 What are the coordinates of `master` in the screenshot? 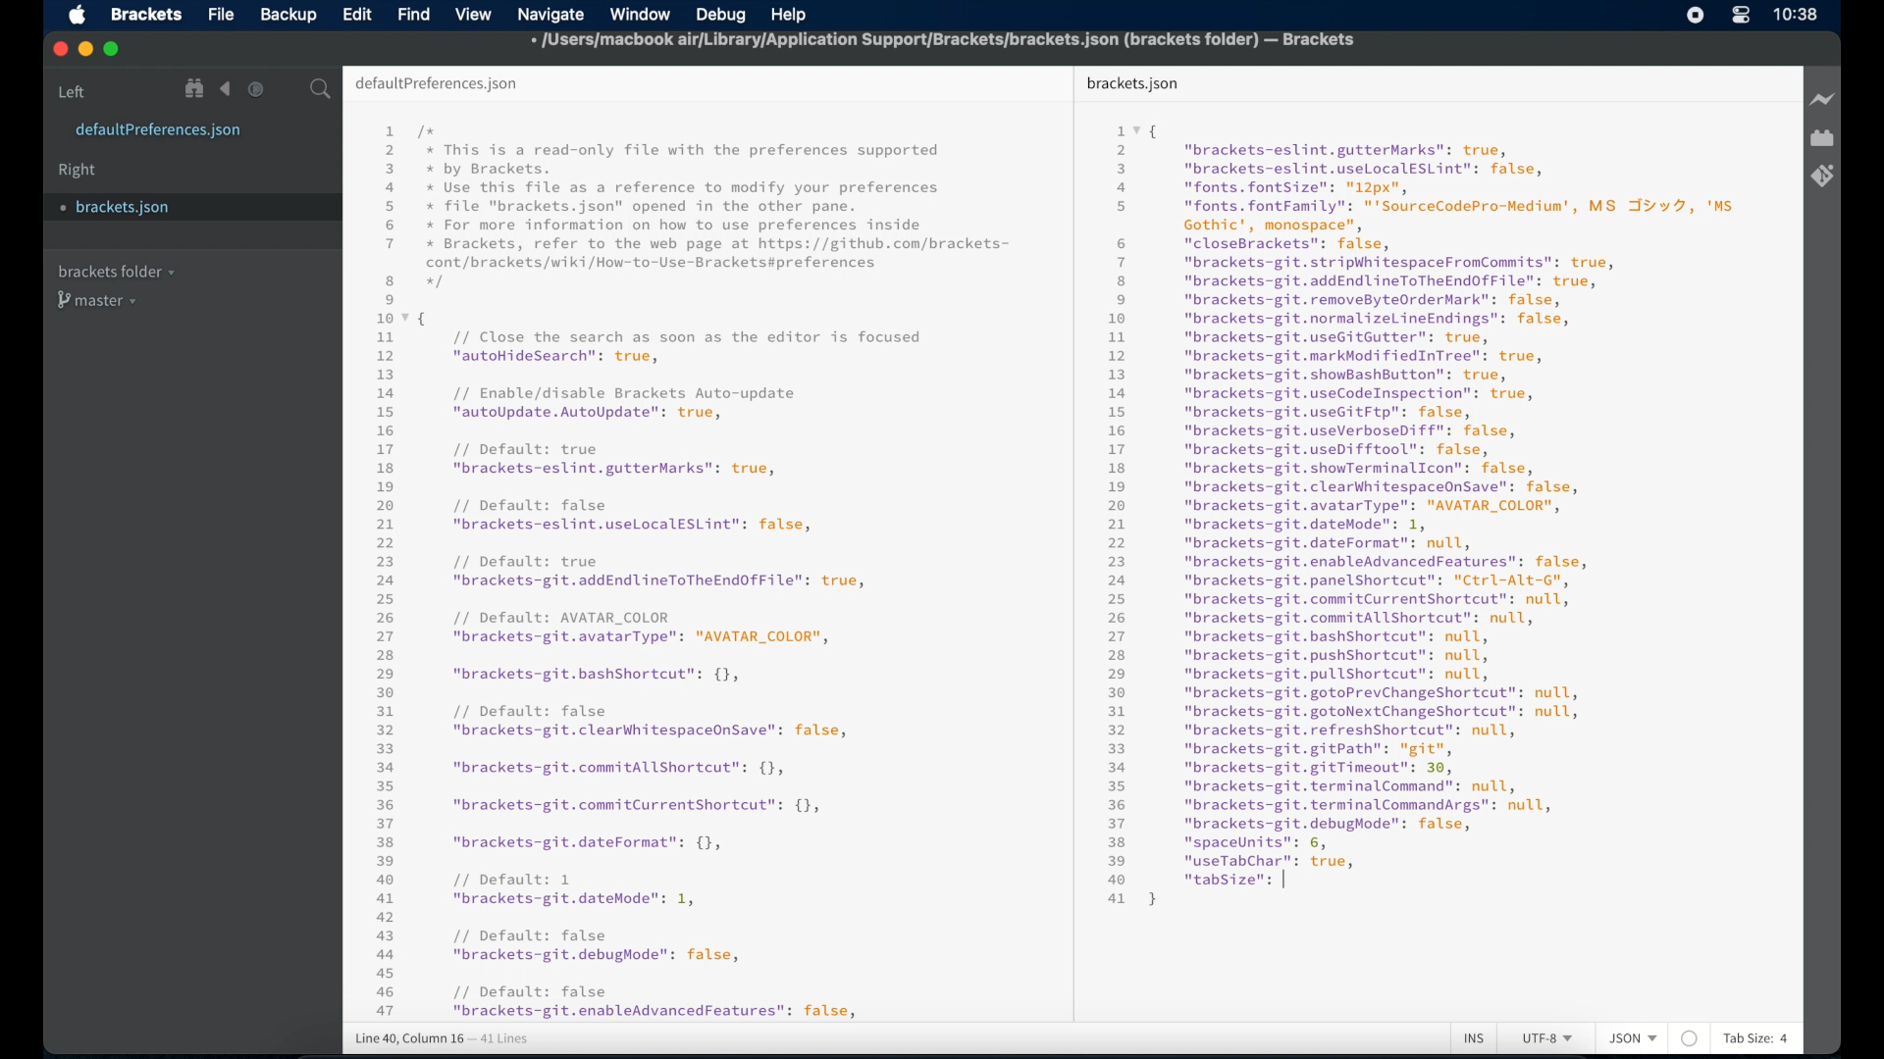 It's located at (99, 300).